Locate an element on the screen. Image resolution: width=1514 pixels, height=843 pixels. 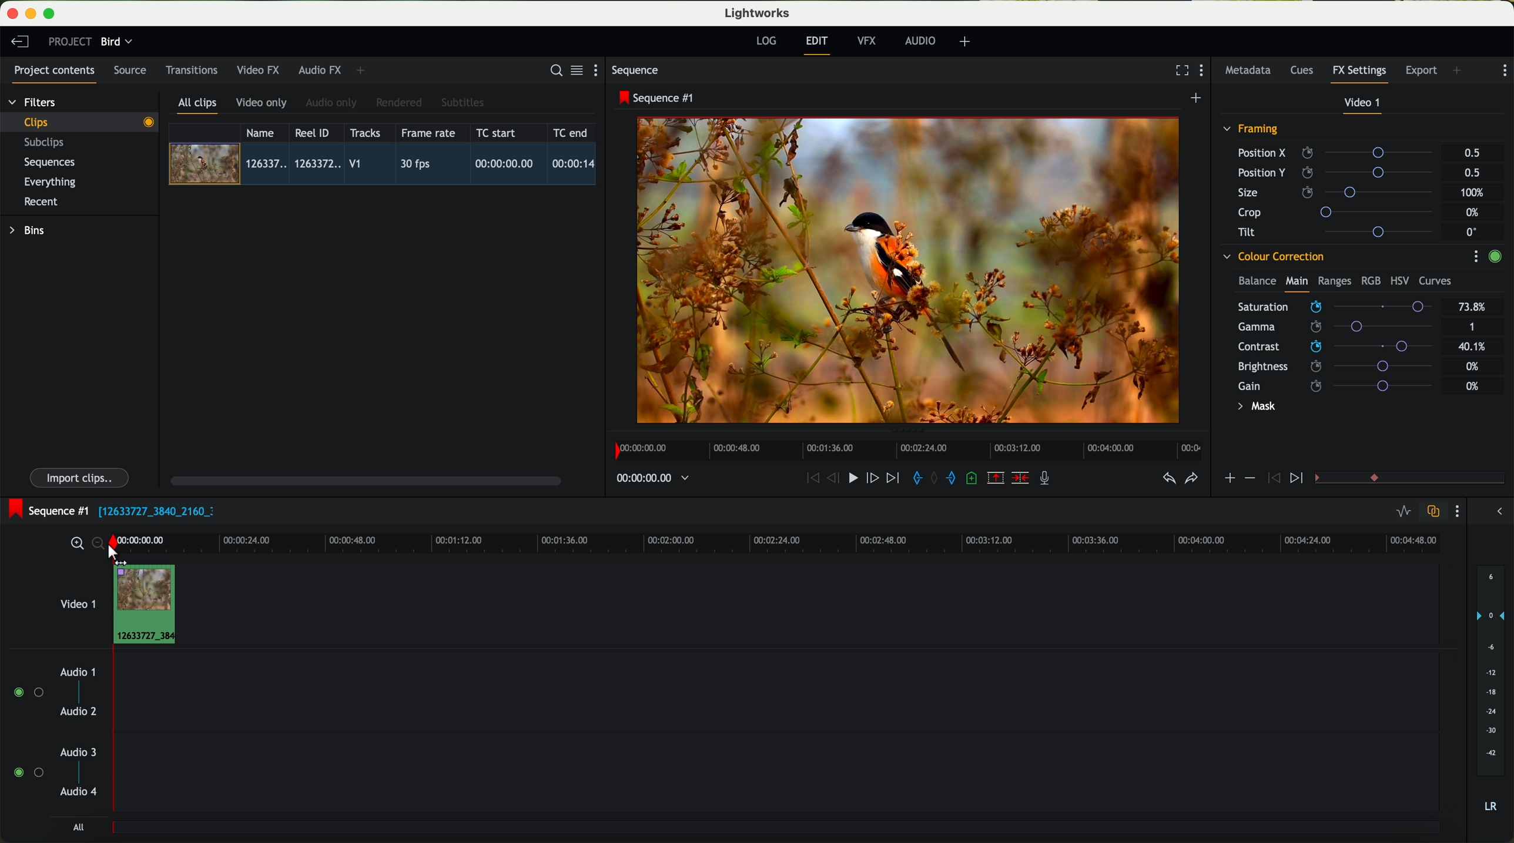
position X is located at coordinates (1339, 153).